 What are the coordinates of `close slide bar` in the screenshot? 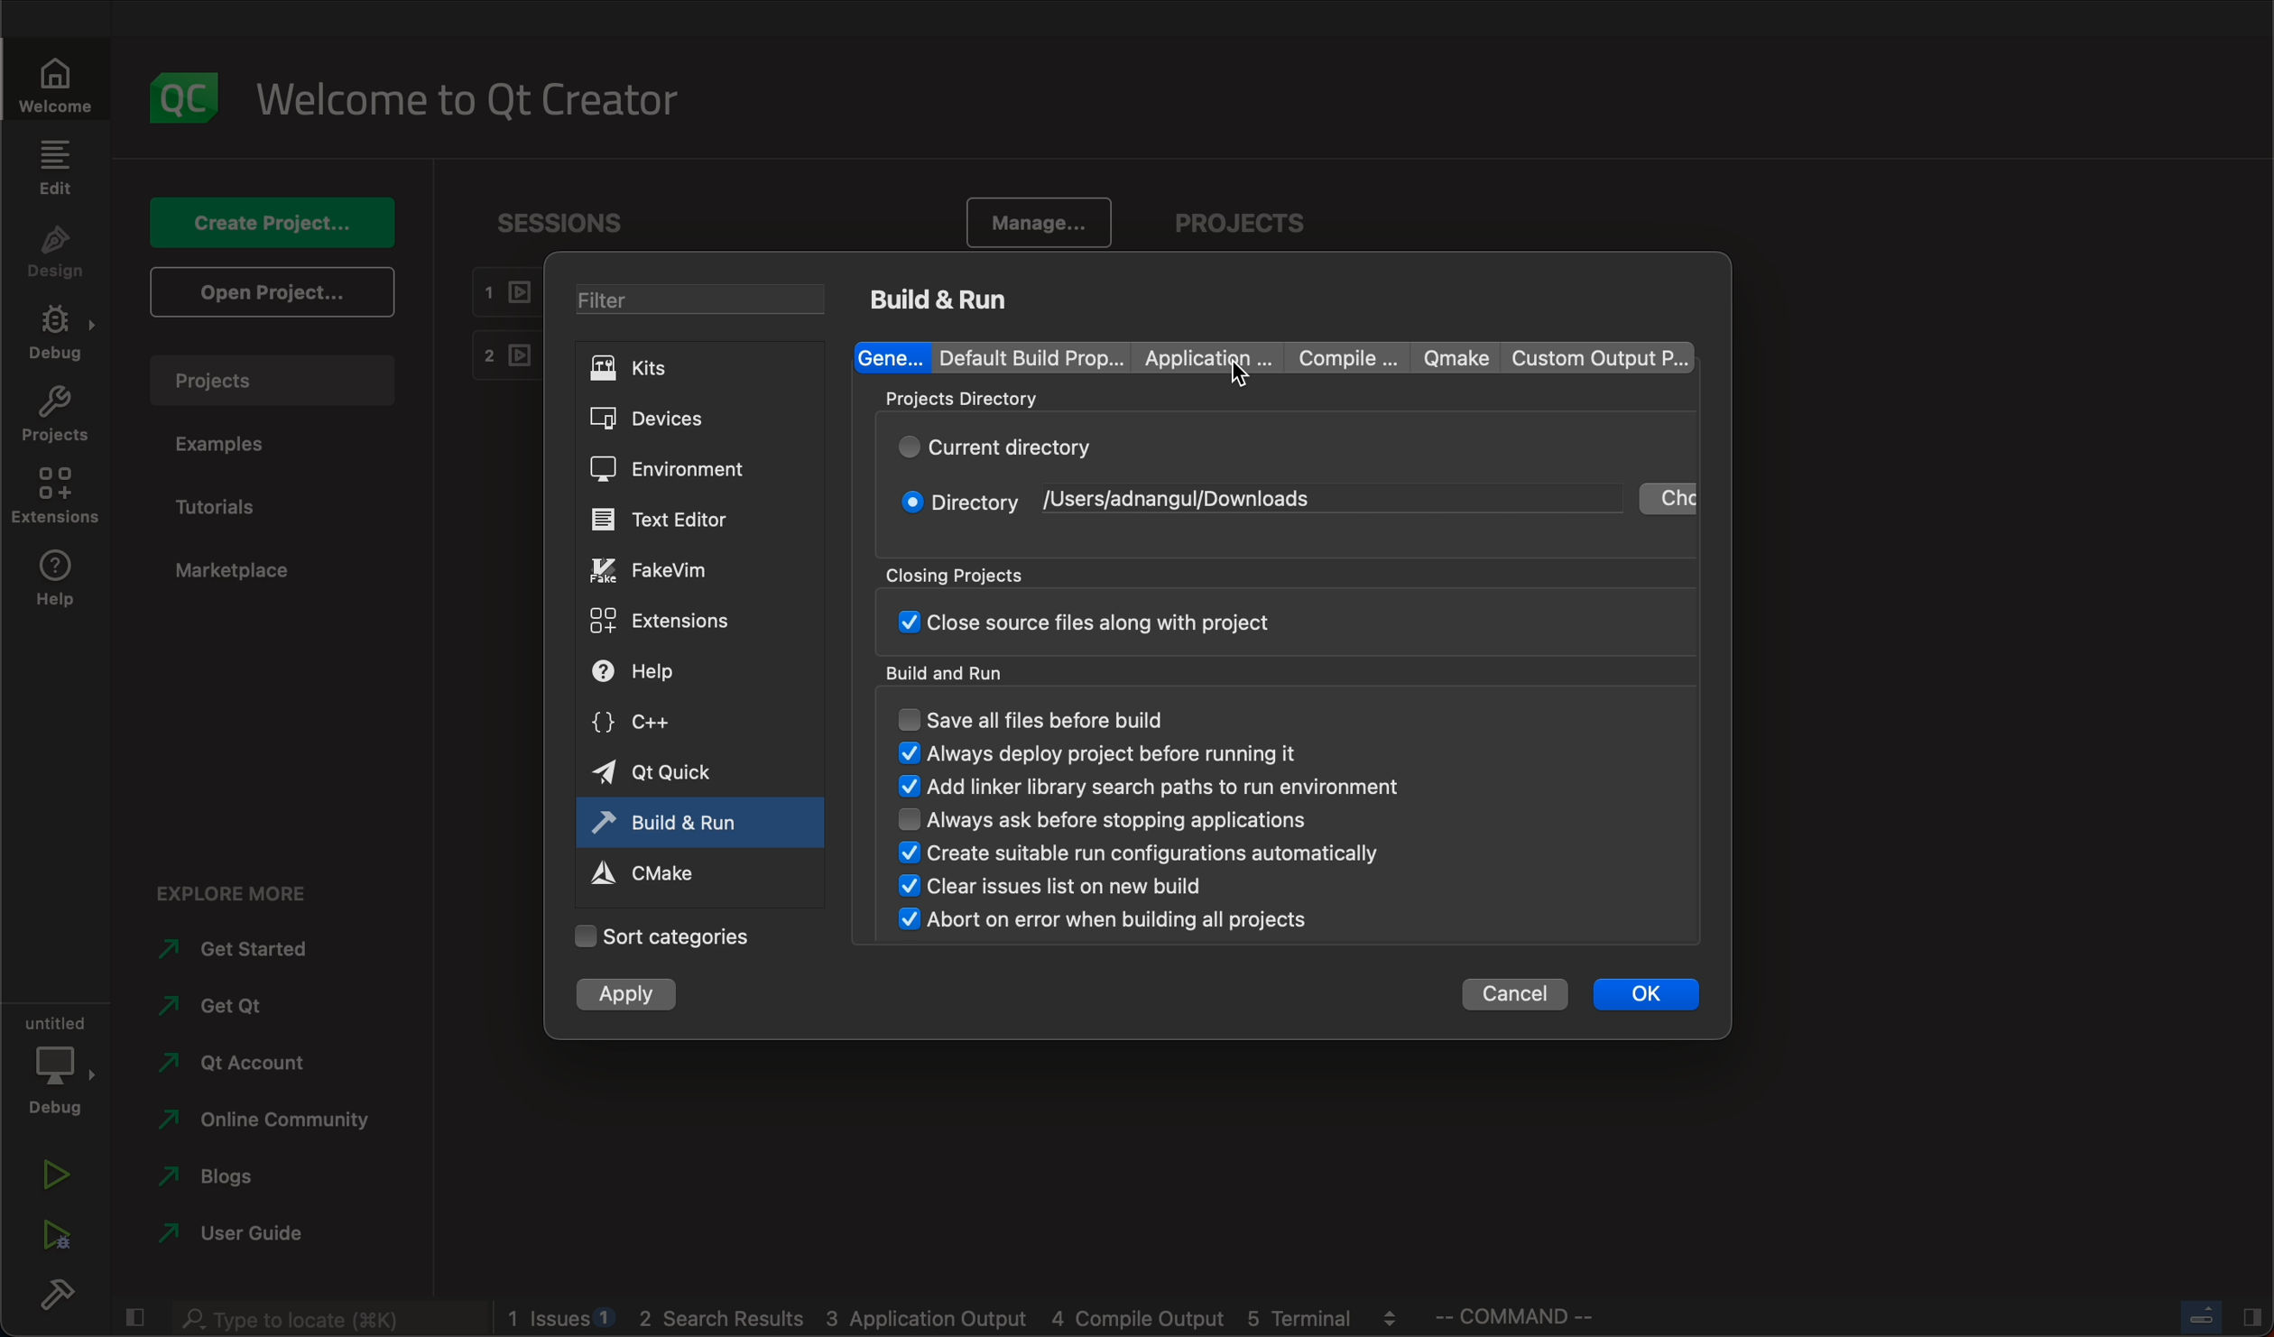 It's located at (2218, 1315).